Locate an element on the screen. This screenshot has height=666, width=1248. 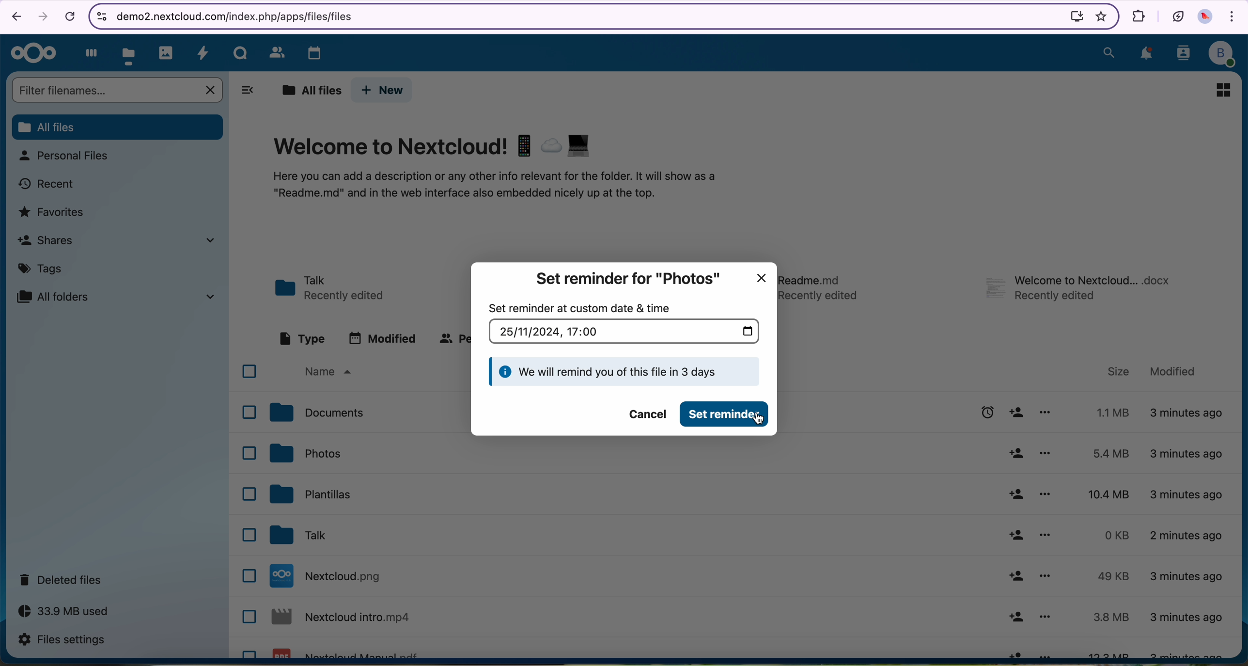
cursor is located at coordinates (1047, 461).